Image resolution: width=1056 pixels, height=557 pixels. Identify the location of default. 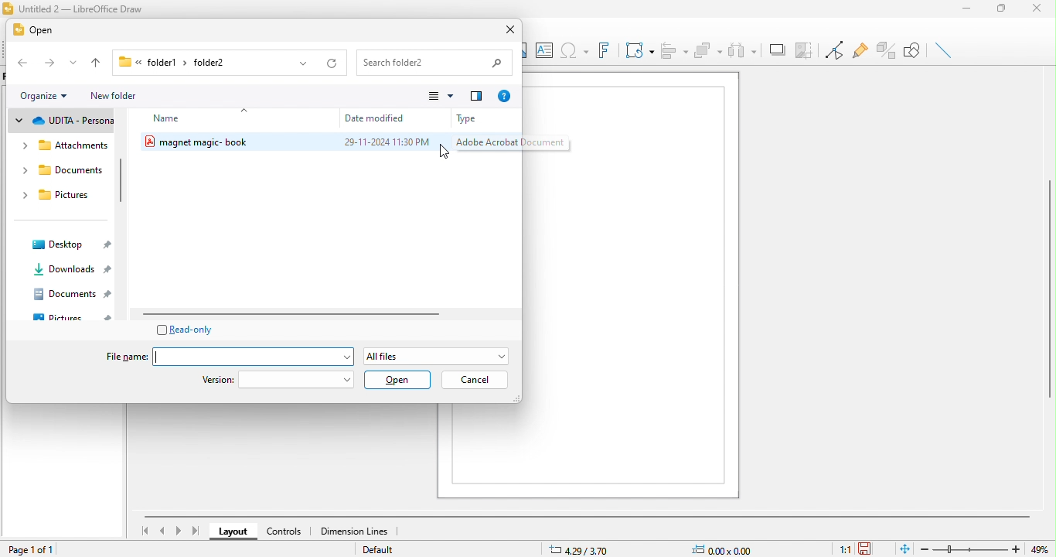
(387, 550).